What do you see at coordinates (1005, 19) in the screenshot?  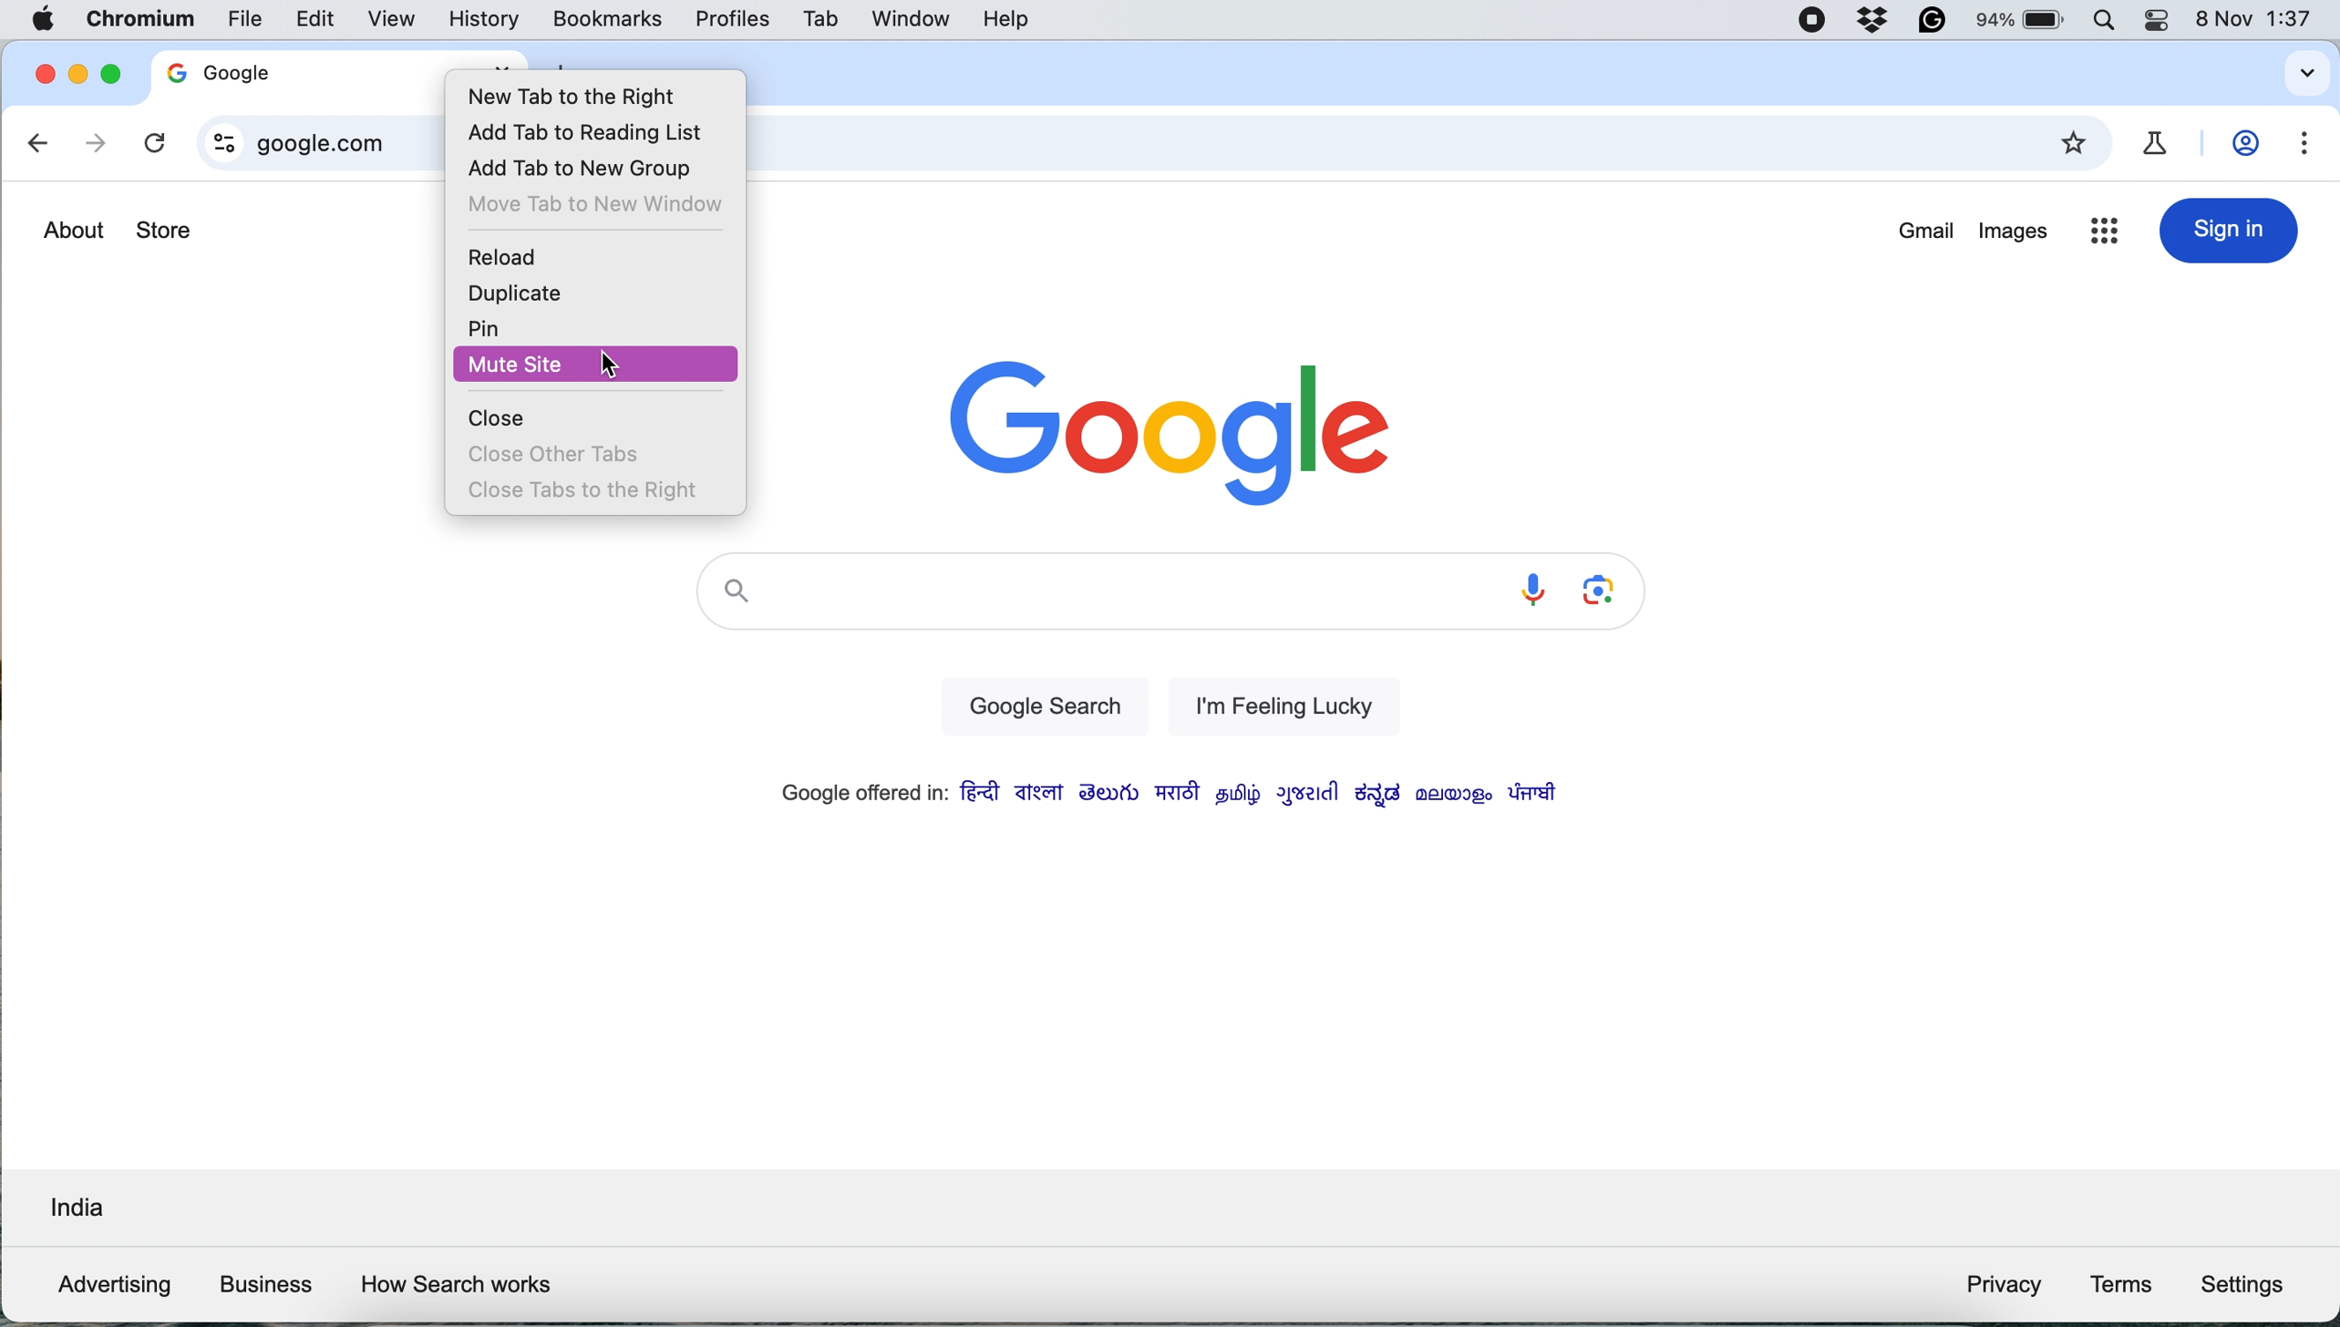 I see `help` at bounding box center [1005, 19].